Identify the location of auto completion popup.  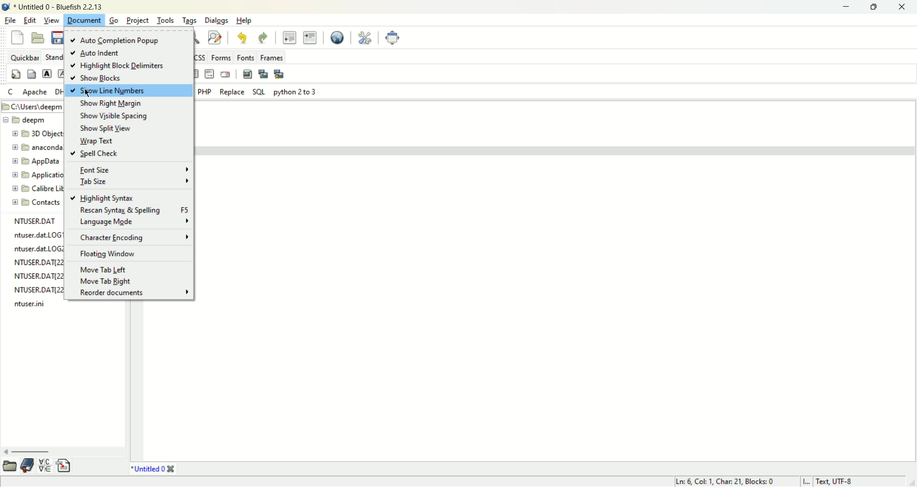
(117, 41).